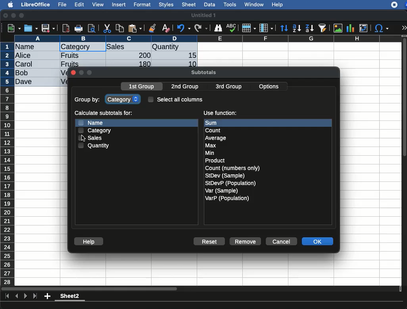 The width and height of the screenshot is (407, 309). What do you see at coordinates (24, 56) in the screenshot?
I see `Alice` at bounding box center [24, 56].